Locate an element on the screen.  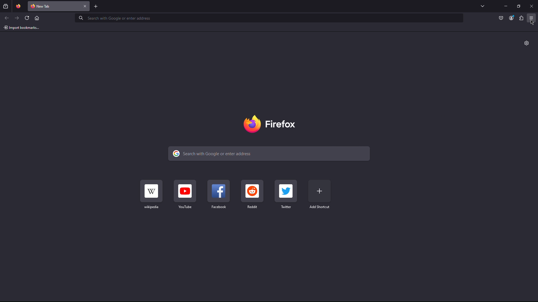
Next is located at coordinates (17, 18).